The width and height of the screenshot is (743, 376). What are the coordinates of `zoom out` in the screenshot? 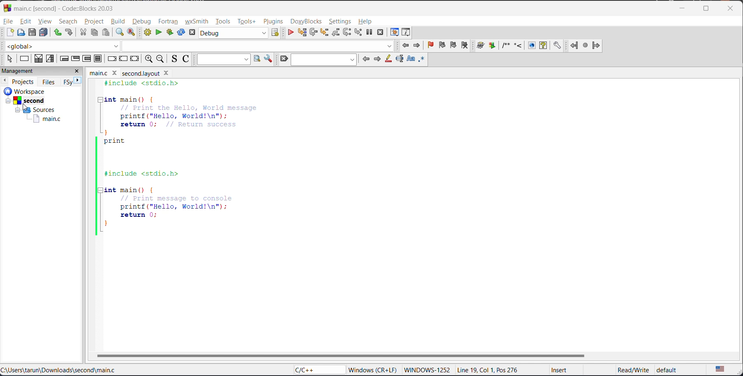 It's located at (162, 59).